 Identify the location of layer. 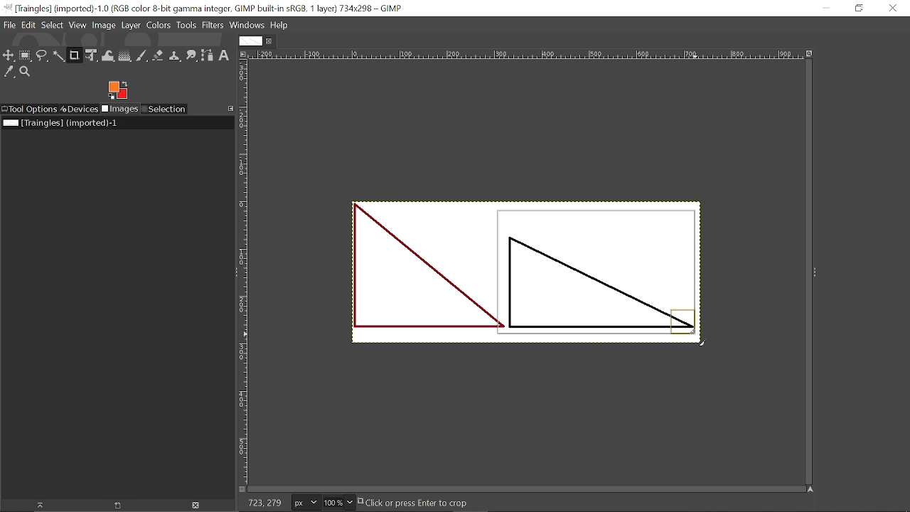
(131, 26).